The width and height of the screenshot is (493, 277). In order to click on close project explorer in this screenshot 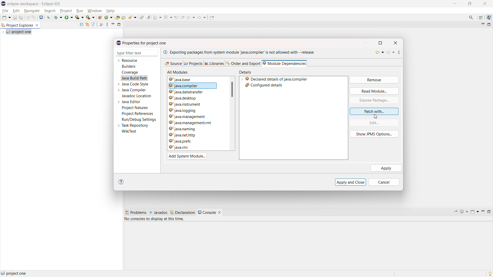, I will do `click(37, 25)`.